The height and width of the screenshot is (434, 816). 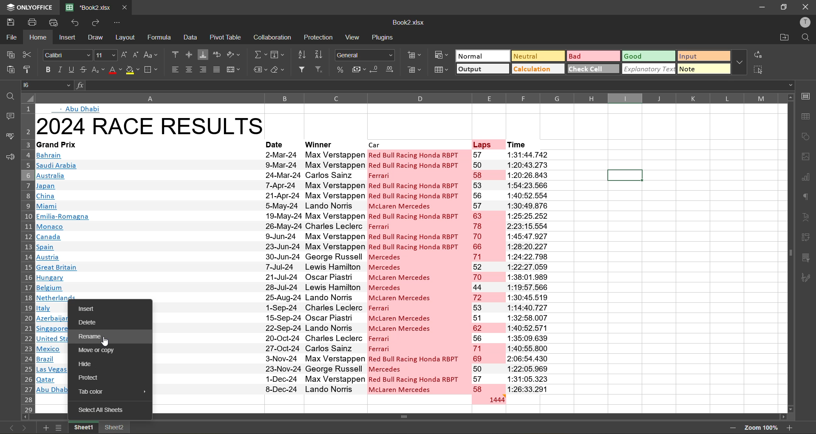 What do you see at coordinates (97, 70) in the screenshot?
I see `sub/superscript` at bounding box center [97, 70].